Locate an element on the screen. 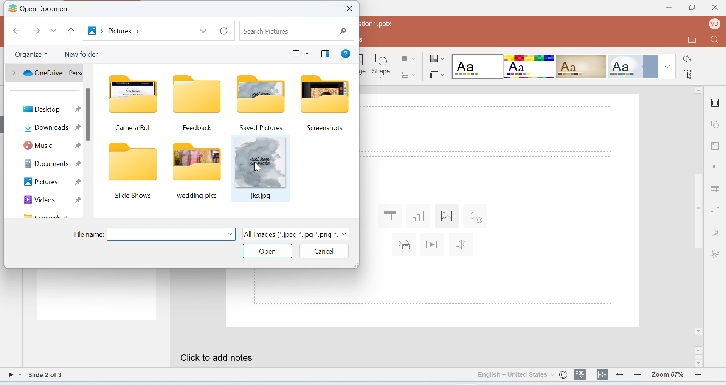 The image size is (726, 385). Signature settings is located at coordinates (717, 253).